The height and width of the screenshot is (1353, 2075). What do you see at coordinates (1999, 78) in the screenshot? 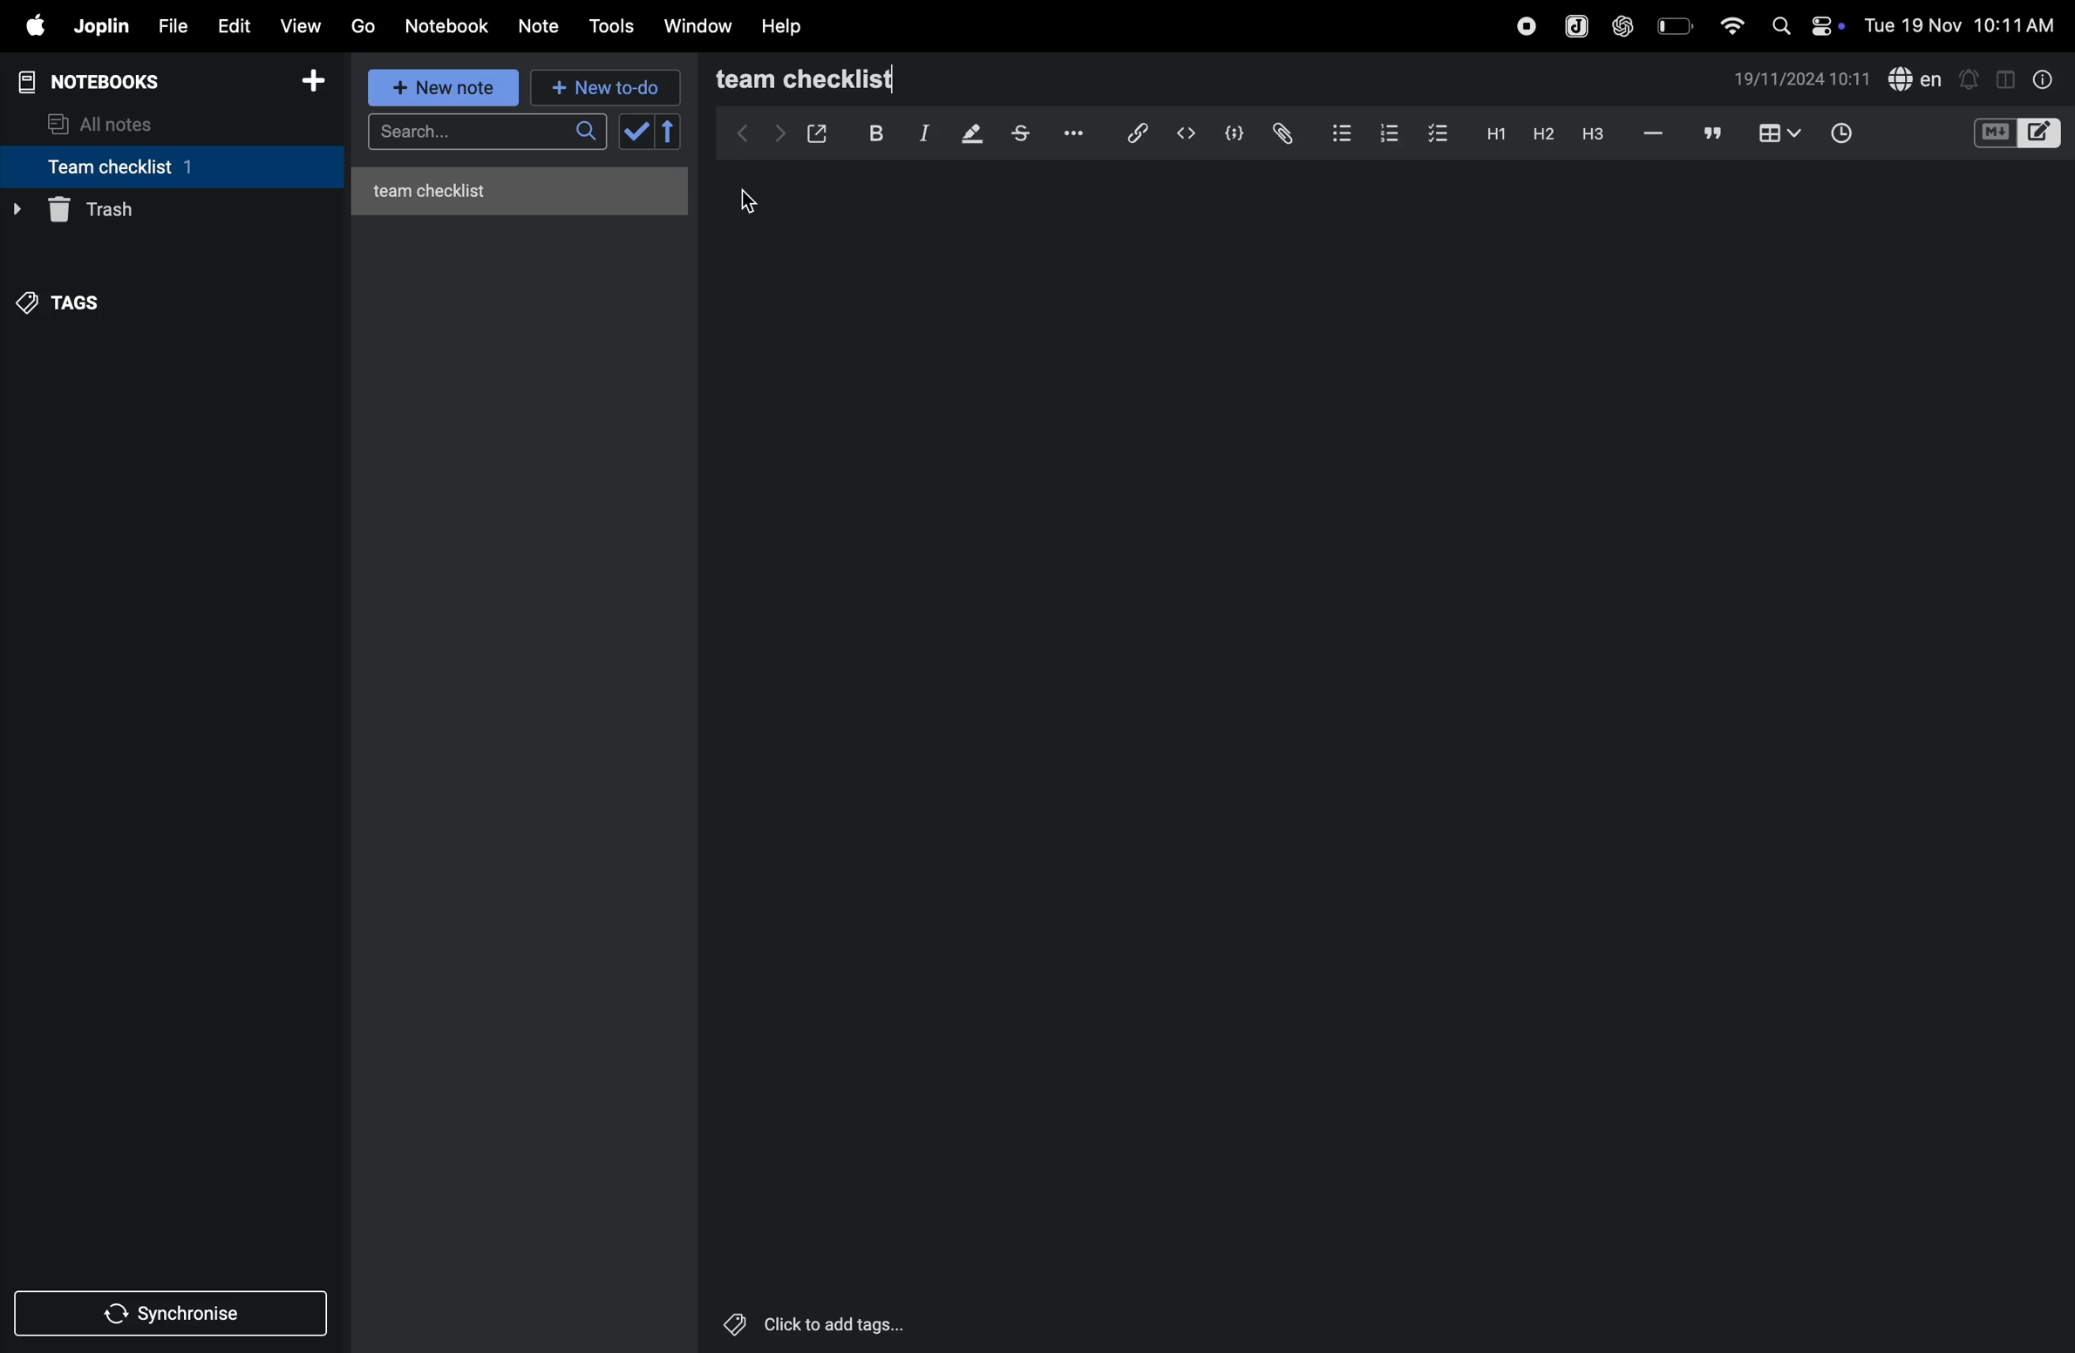
I see `toggle editor` at bounding box center [1999, 78].